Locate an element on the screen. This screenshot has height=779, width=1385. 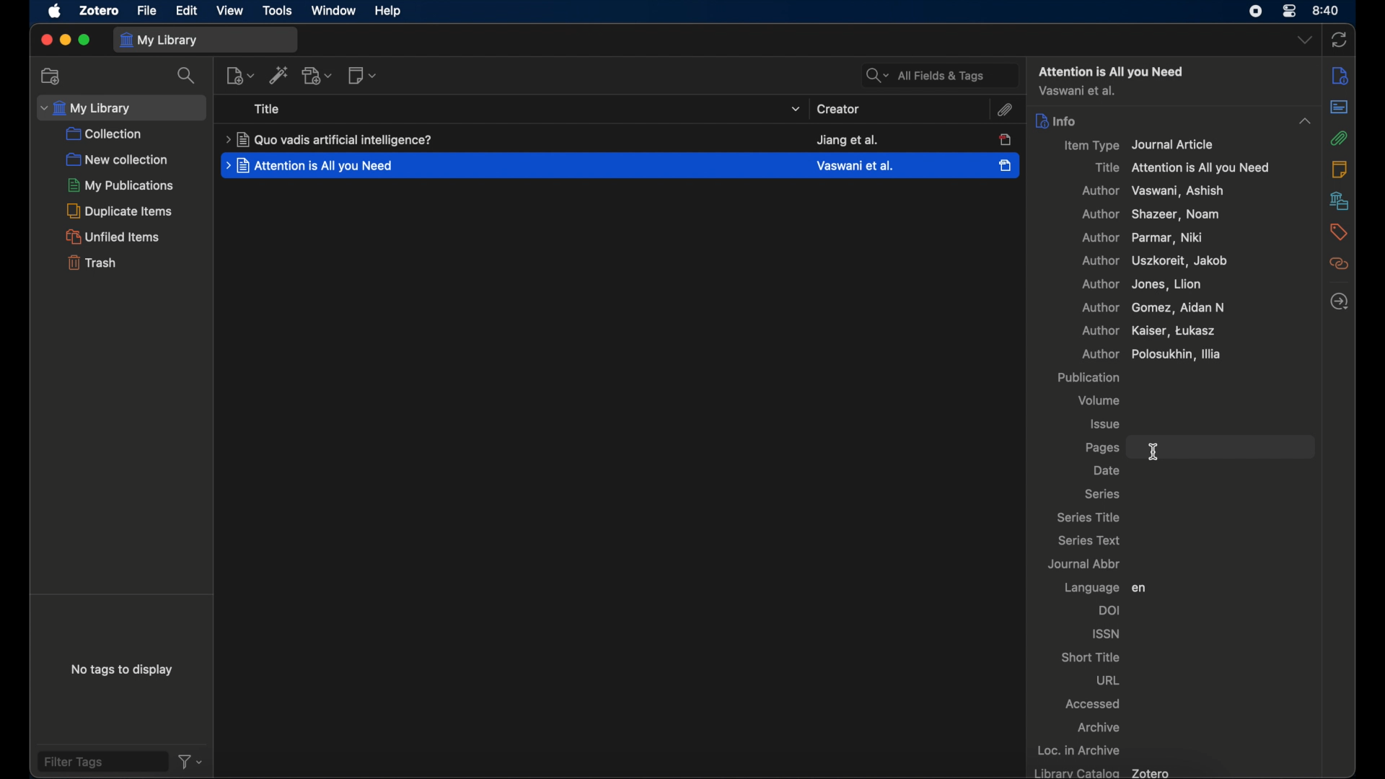
title is located at coordinates (268, 109).